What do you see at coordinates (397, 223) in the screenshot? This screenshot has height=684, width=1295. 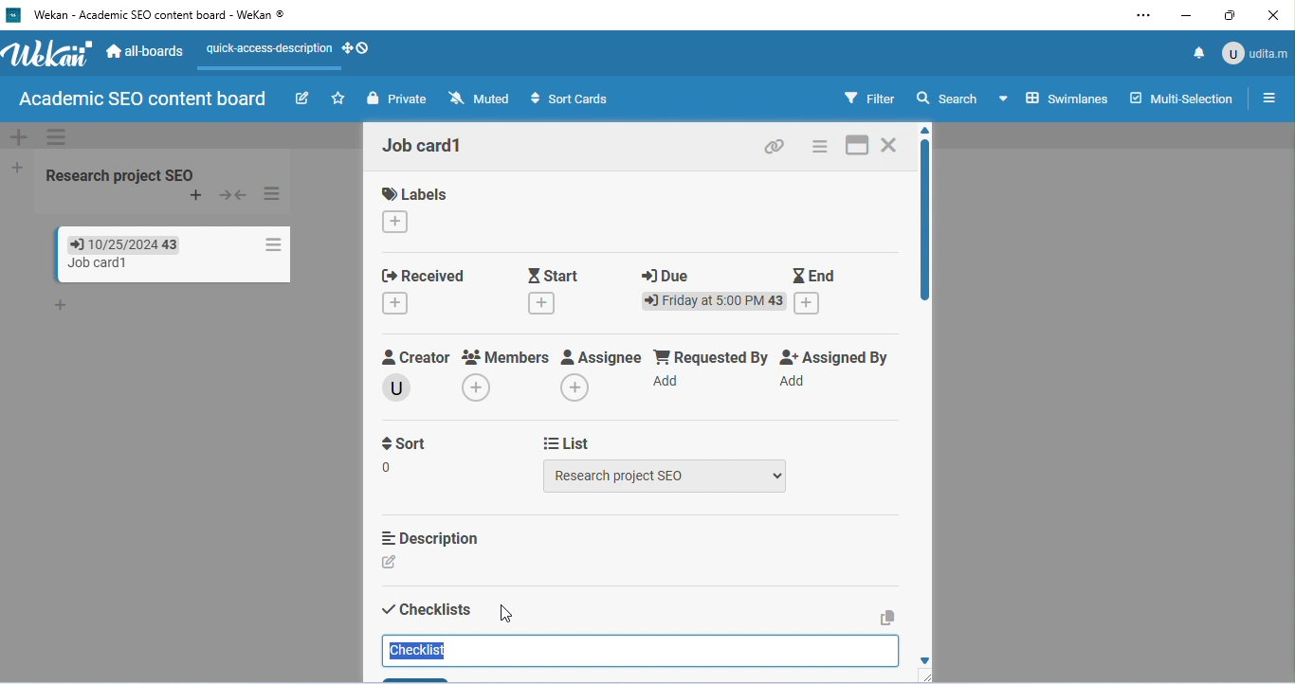 I see `change the labels` at bounding box center [397, 223].